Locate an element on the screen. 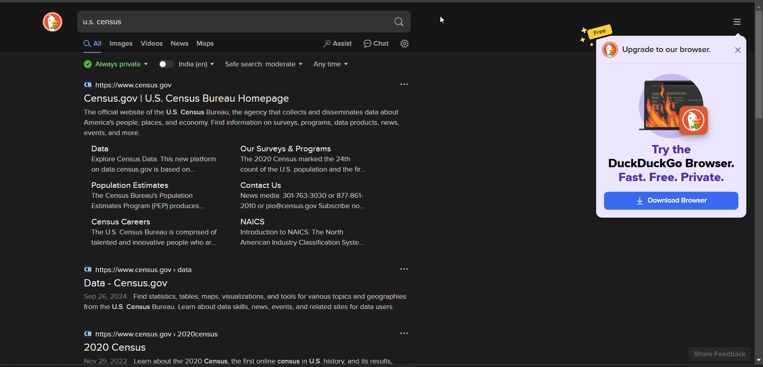 The width and height of the screenshot is (763, 367). close is located at coordinates (738, 50).